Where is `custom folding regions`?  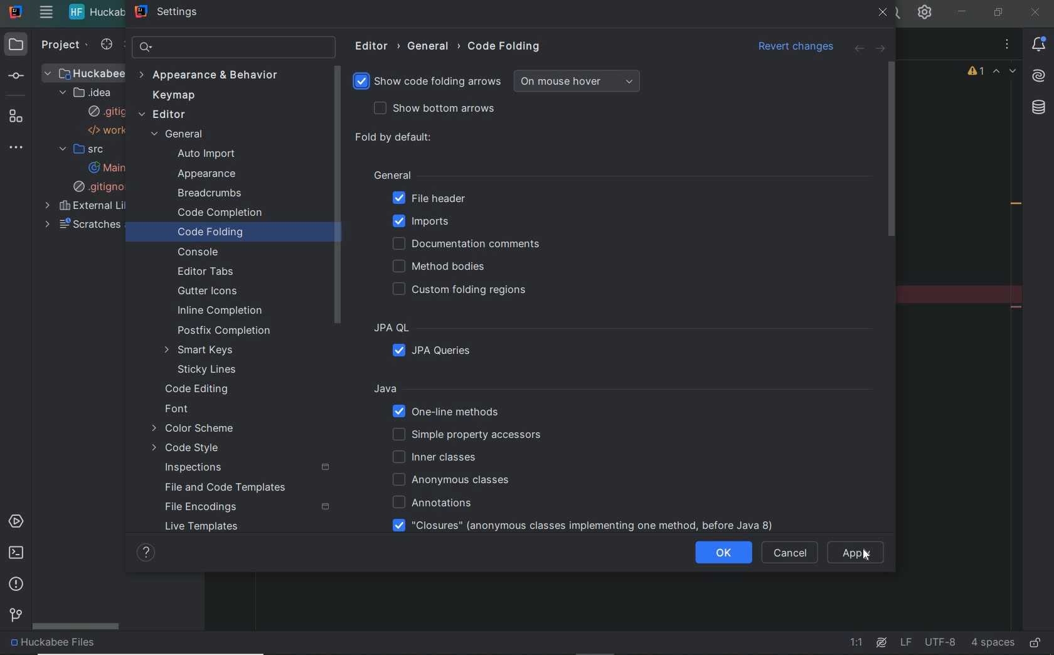
custom folding regions is located at coordinates (466, 291).